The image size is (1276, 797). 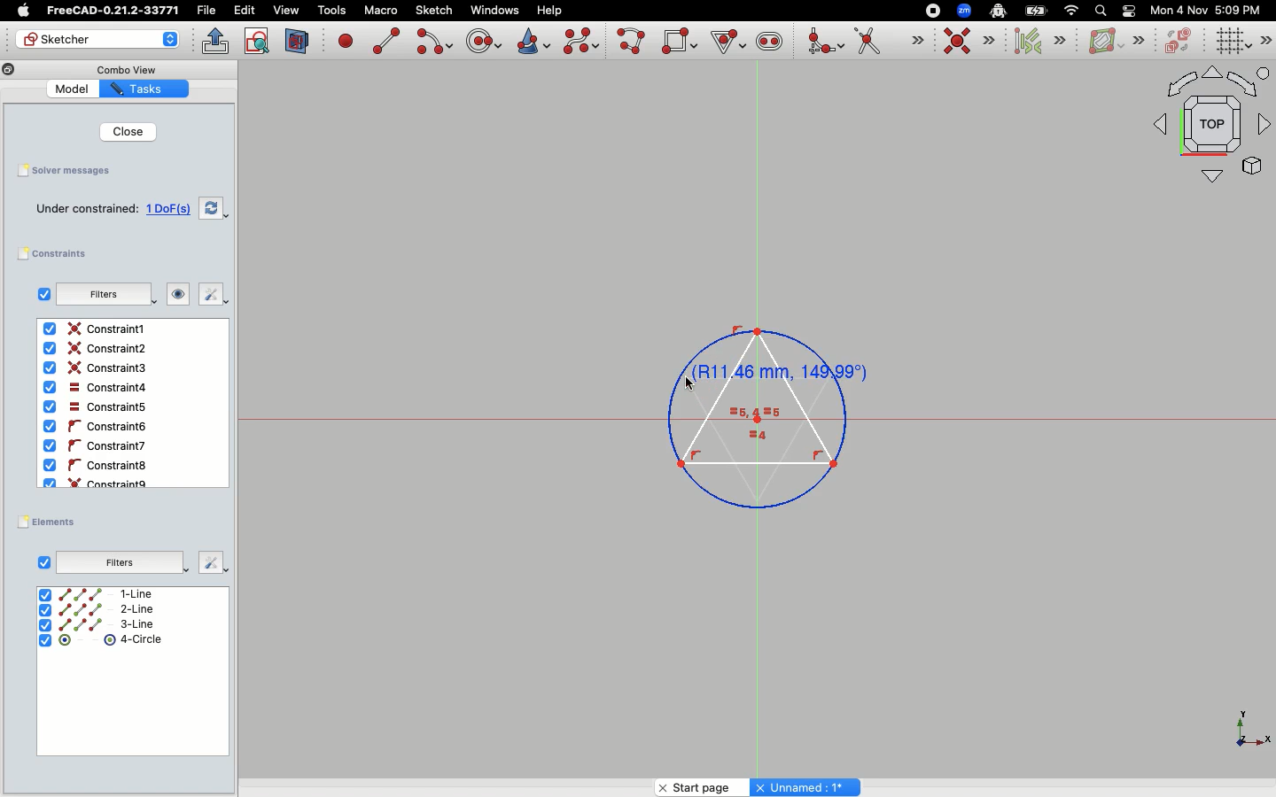 What do you see at coordinates (216, 41) in the screenshot?
I see `Leave sketch` at bounding box center [216, 41].